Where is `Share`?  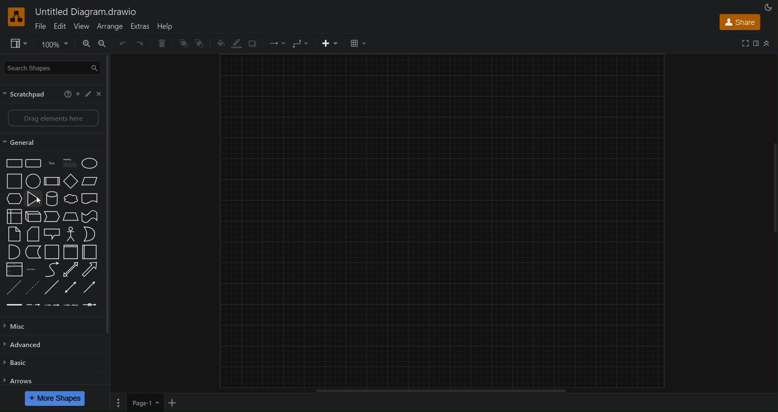 Share is located at coordinates (741, 22).